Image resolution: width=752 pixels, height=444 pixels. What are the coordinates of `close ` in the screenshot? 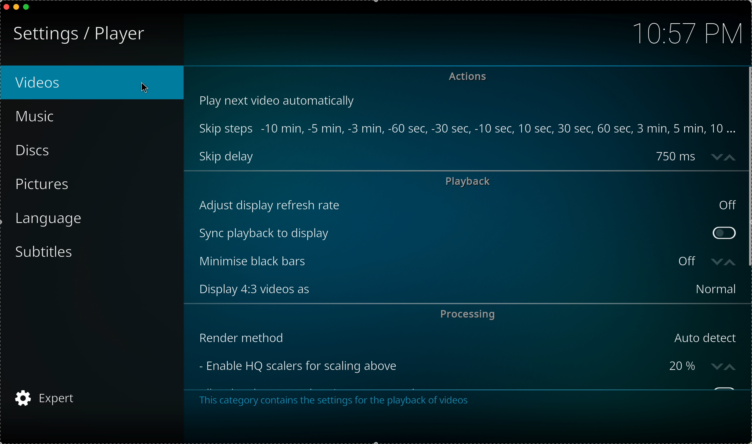 It's located at (5, 6).